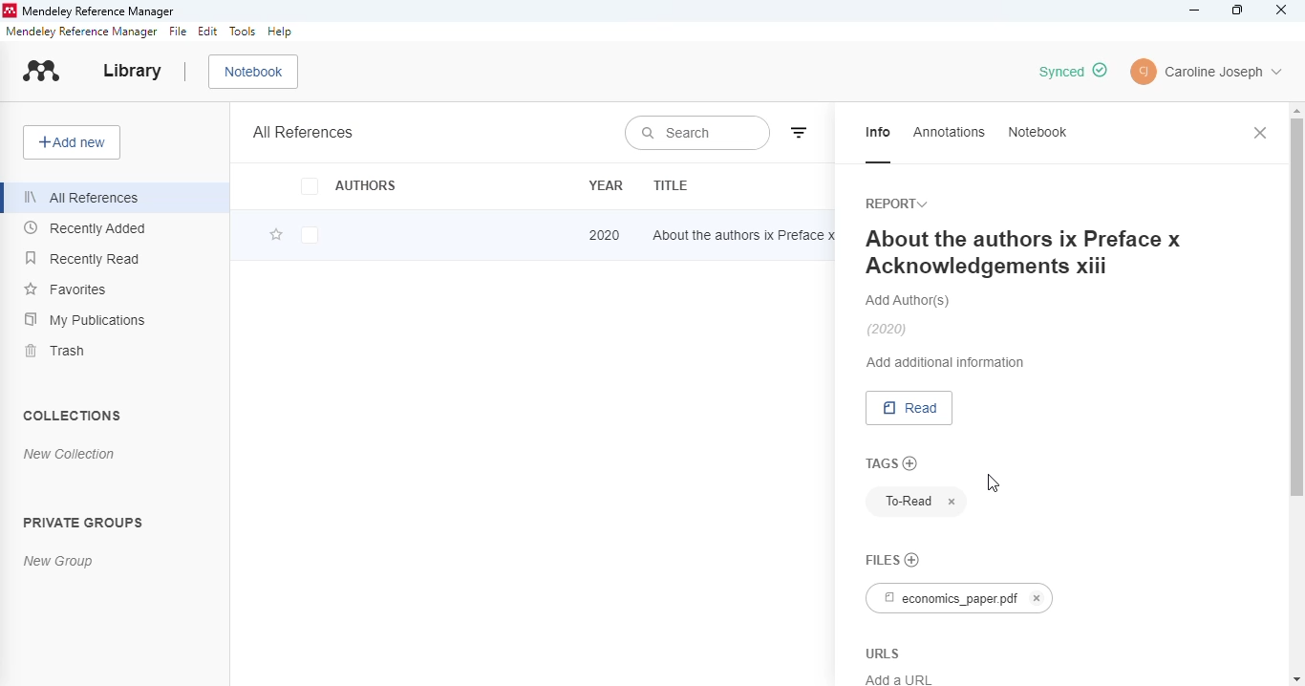  What do you see at coordinates (909, 408) in the screenshot?
I see `read` at bounding box center [909, 408].